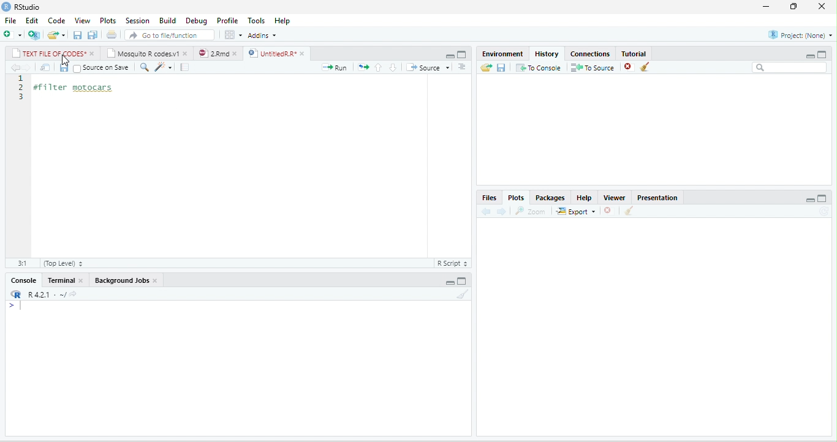  What do you see at coordinates (334, 67) in the screenshot?
I see `Run` at bounding box center [334, 67].